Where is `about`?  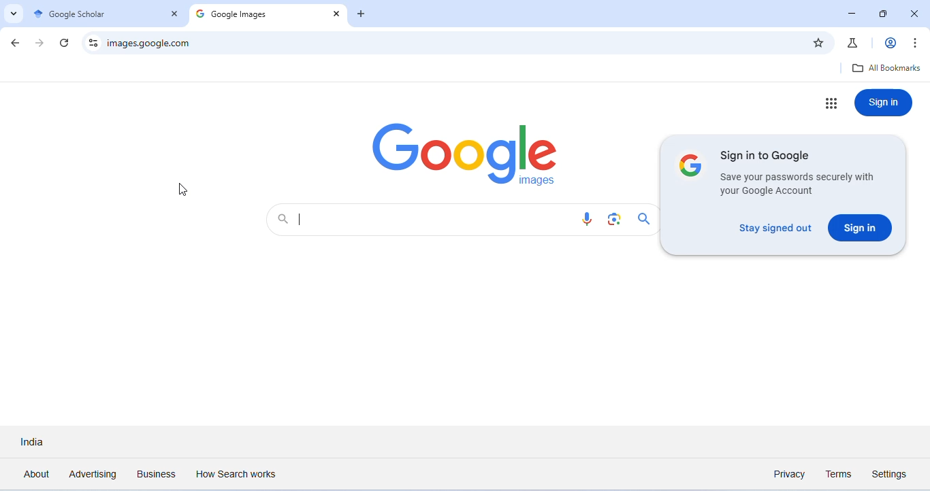
about is located at coordinates (37, 475).